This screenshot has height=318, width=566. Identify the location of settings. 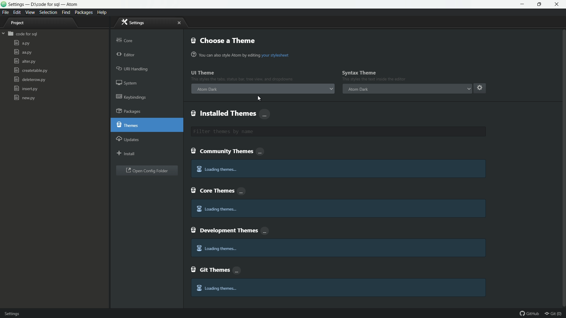
(135, 23).